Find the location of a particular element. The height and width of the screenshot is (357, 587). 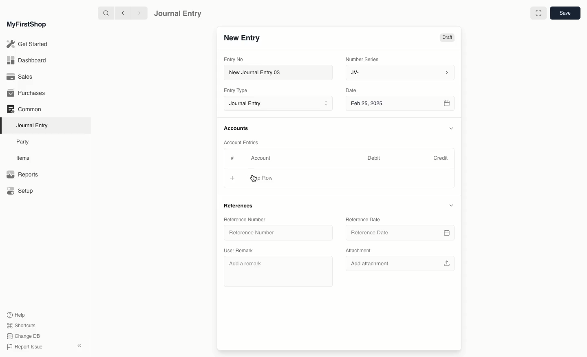

MyFirstShop is located at coordinates (26, 25).